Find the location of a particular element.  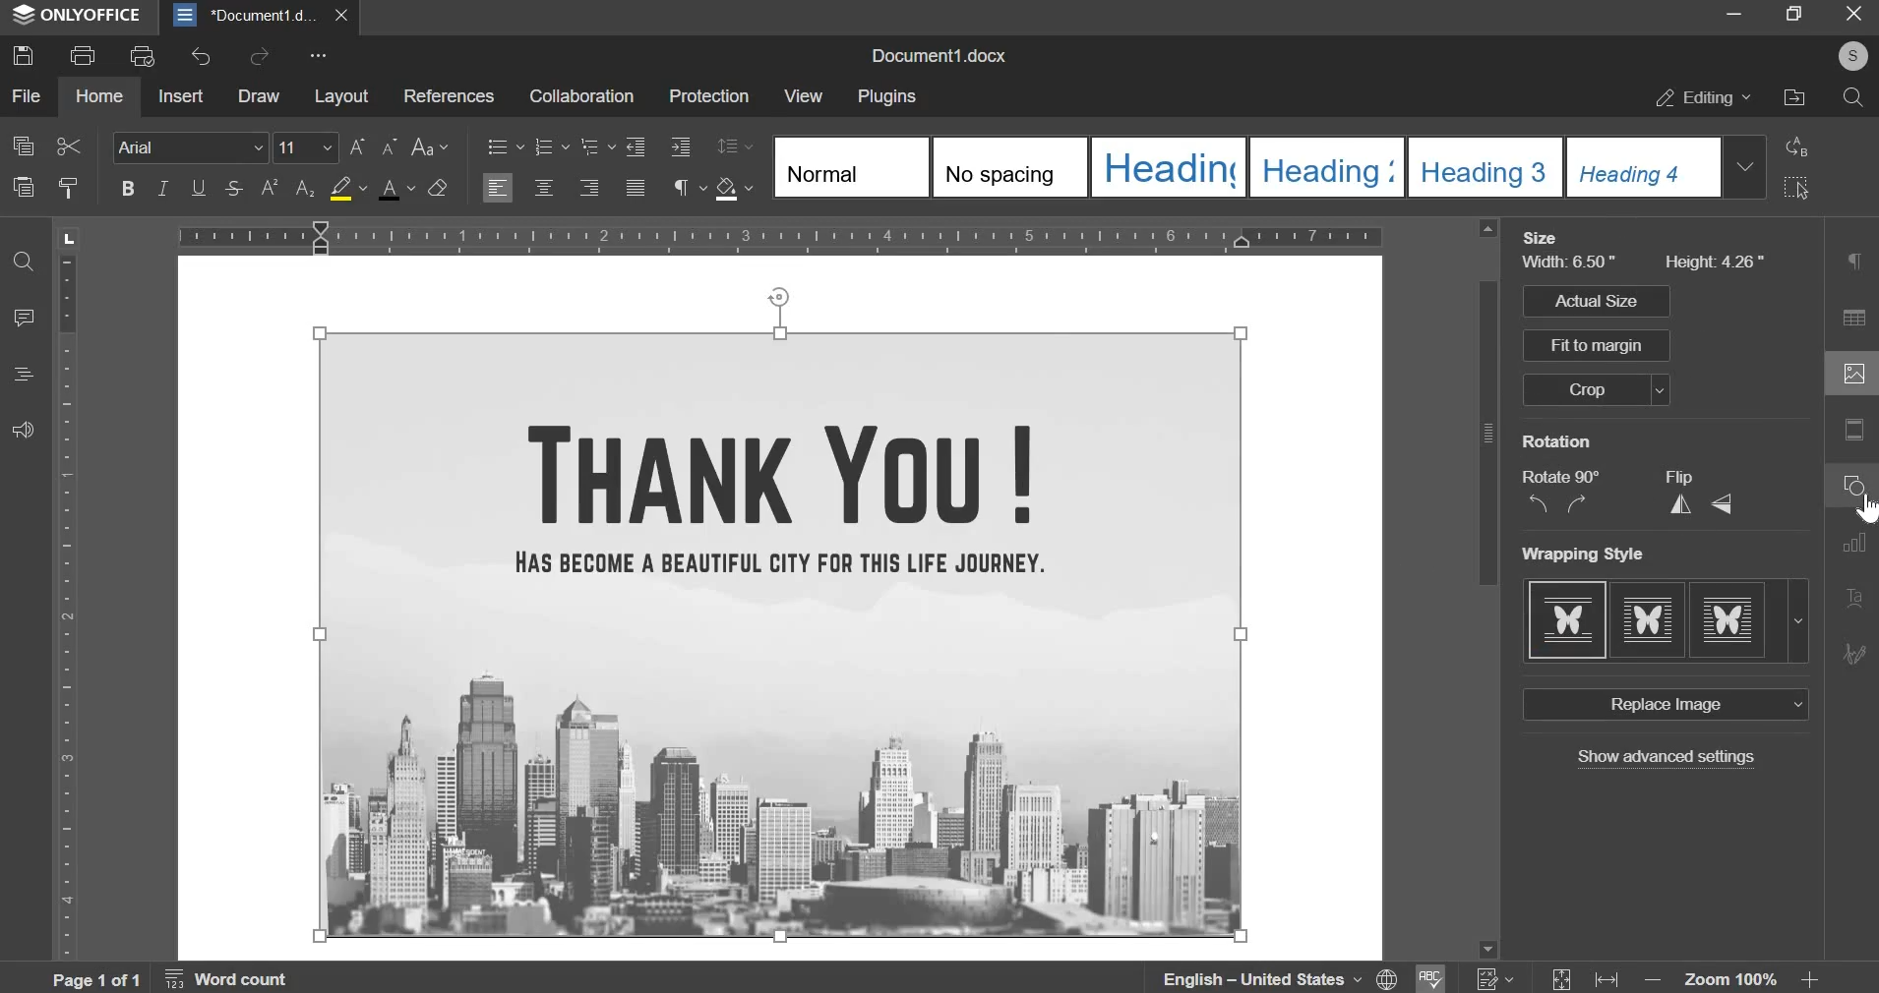

table settings is located at coordinates (1855, 318).